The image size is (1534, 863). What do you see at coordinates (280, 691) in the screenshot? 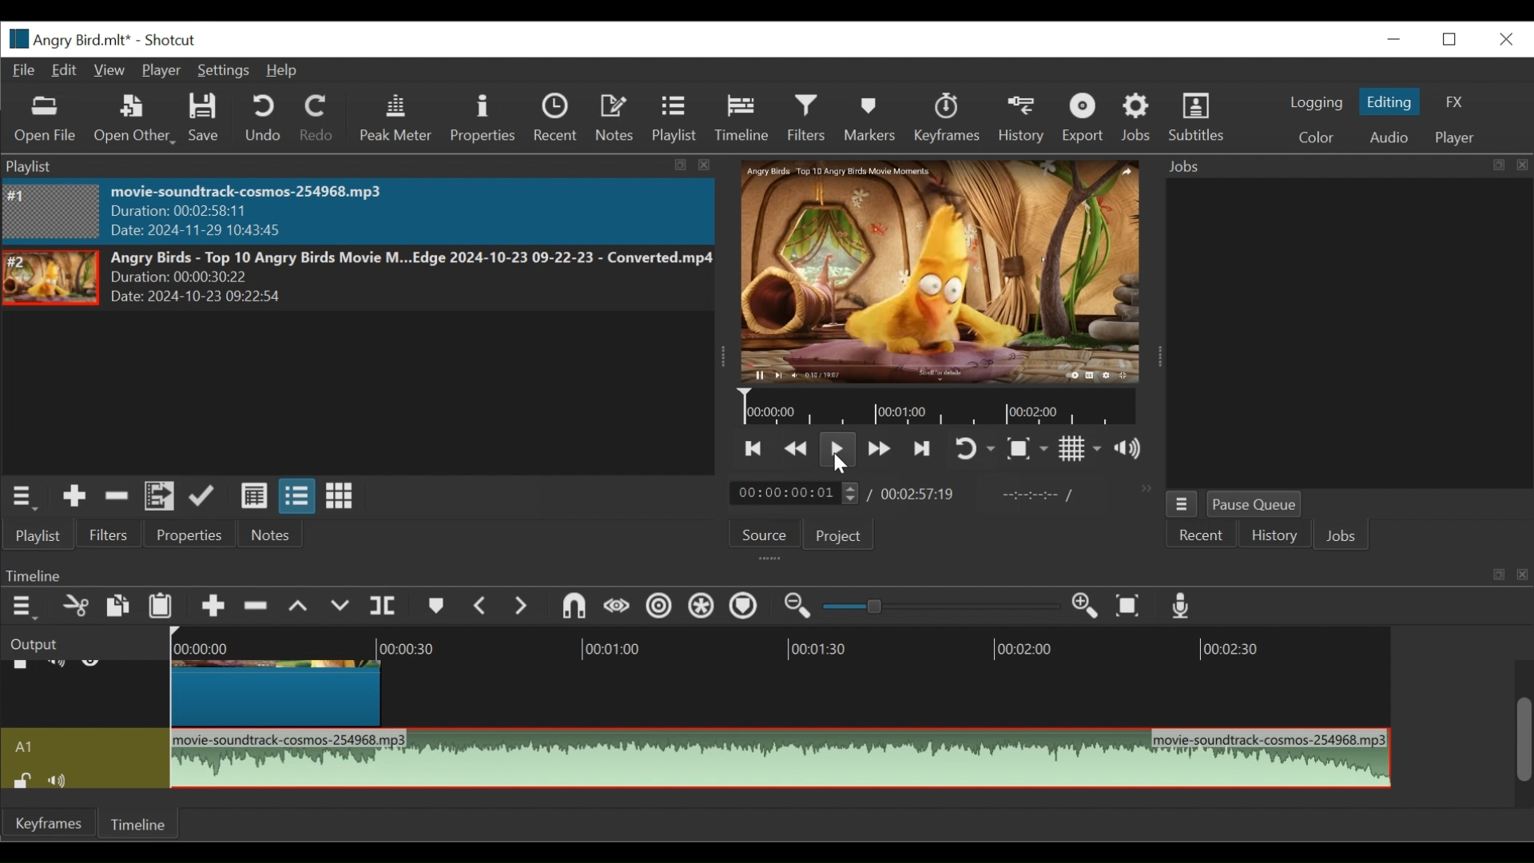
I see `Angry Birds - Top(Clip)` at bounding box center [280, 691].